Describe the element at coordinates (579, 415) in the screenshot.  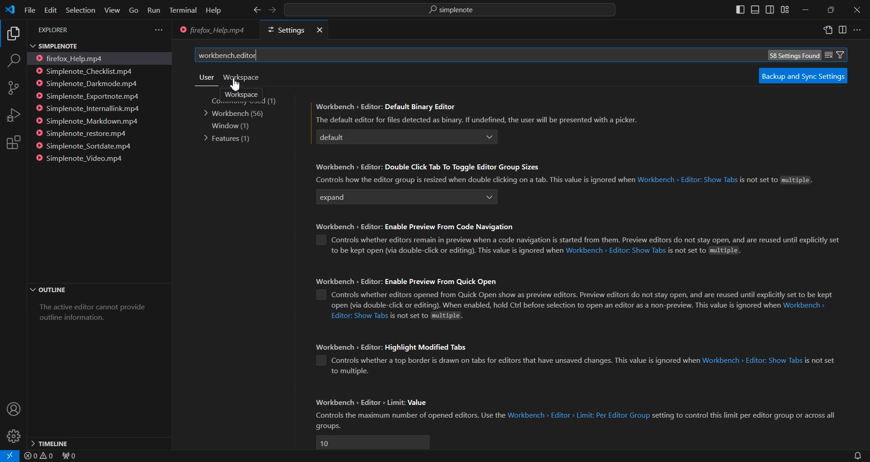
I see `Hyperlink file address` at that location.